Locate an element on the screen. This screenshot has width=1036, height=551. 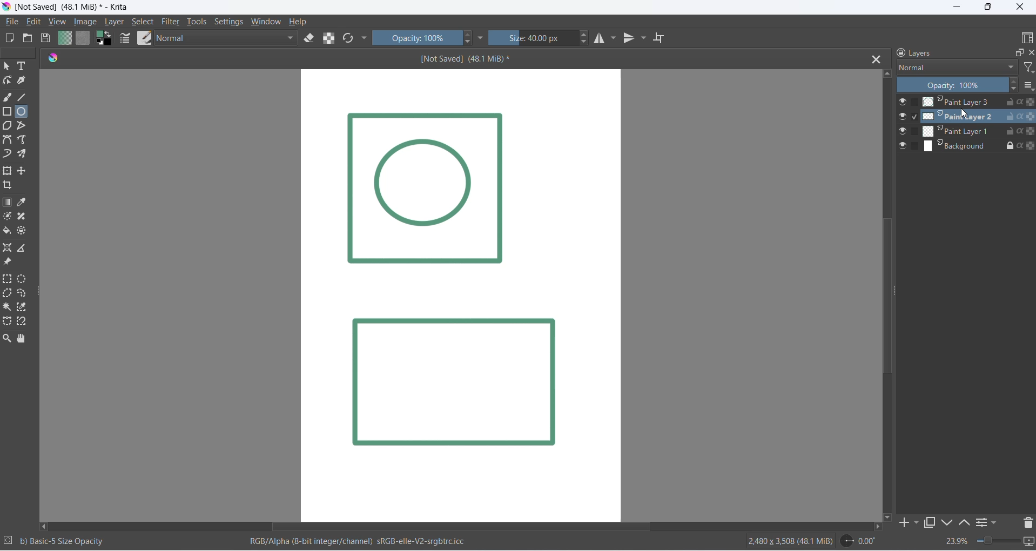
move up is located at coordinates (964, 522).